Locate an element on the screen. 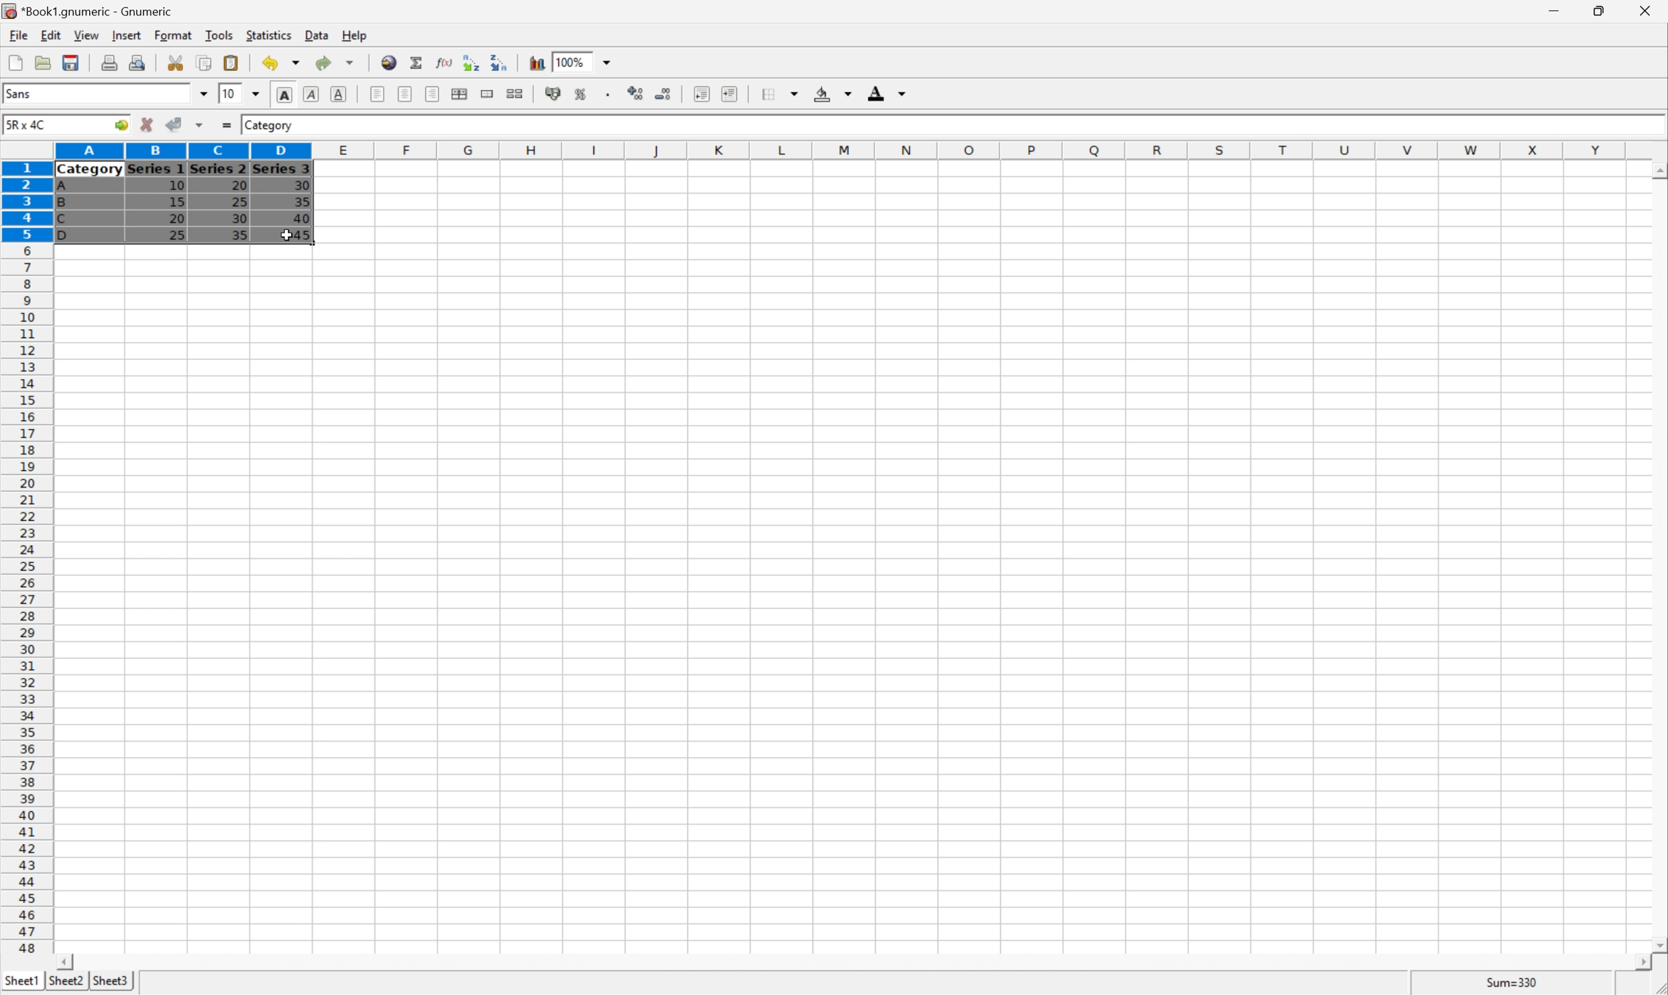 Image resolution: width=1668 pixels, height=995 pixels. 15 is located at coordinates (177, 201).